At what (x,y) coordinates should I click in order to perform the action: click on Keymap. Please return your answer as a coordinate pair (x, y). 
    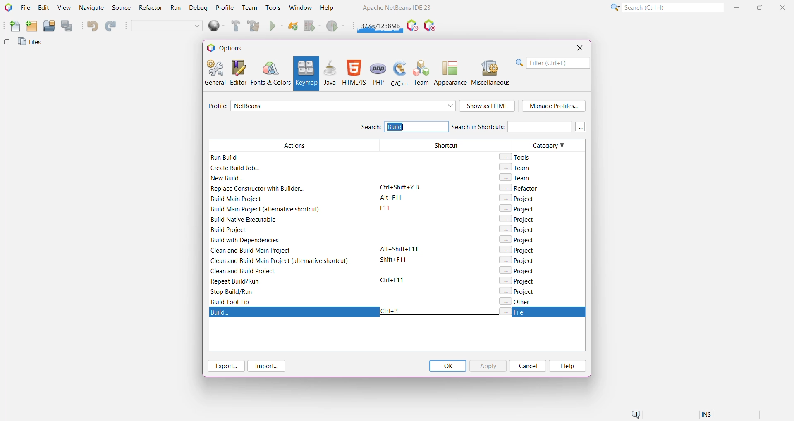
    Looking at the image, I should click on (305, 73).